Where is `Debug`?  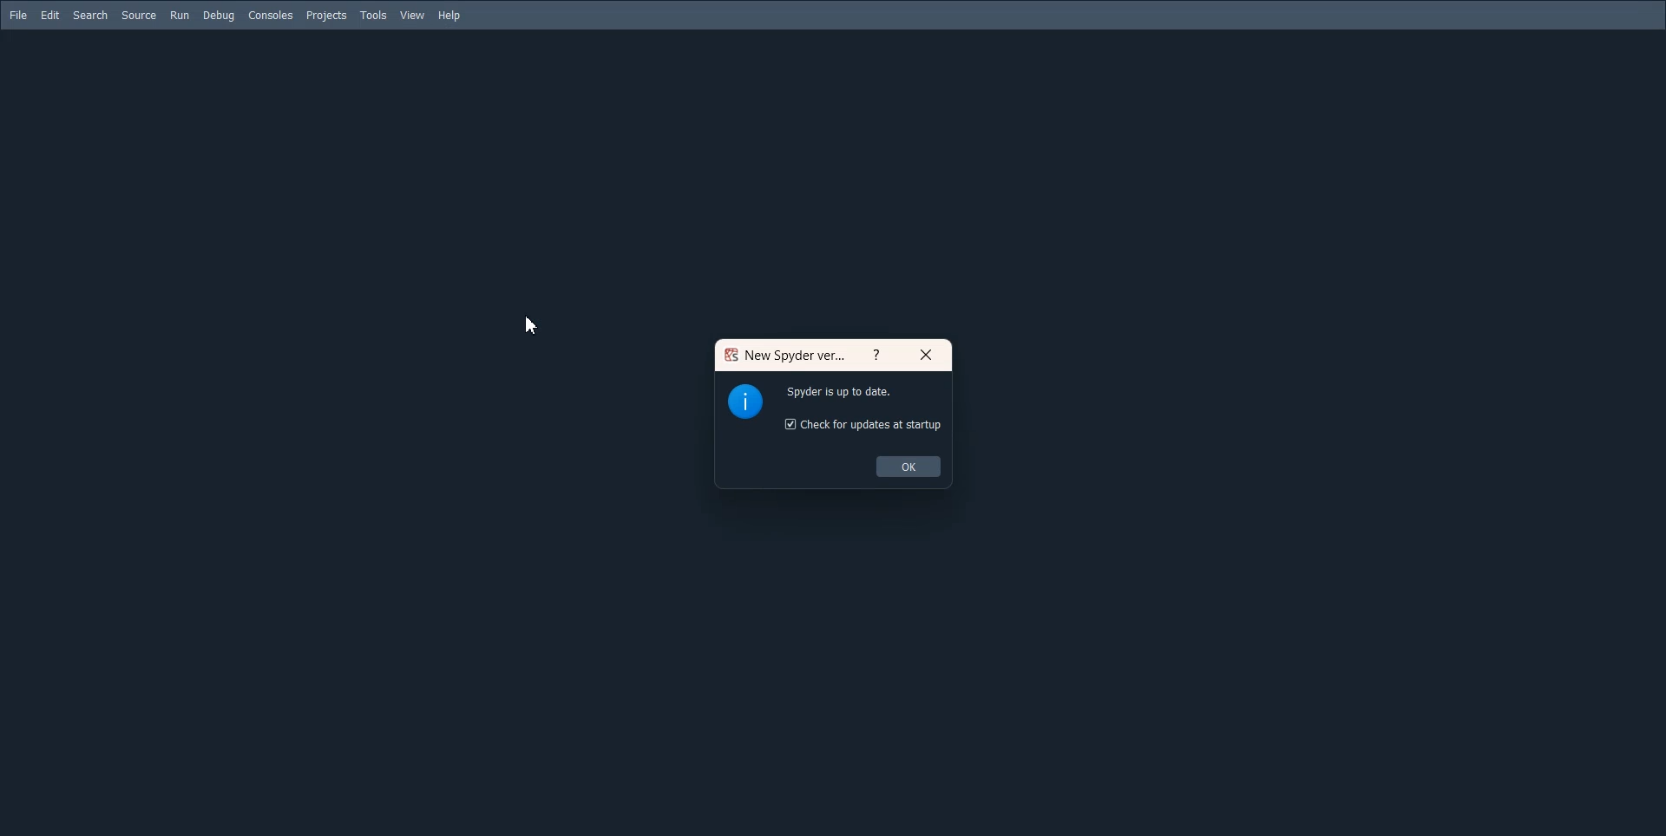 Debug is located at coordinates (219, 16).